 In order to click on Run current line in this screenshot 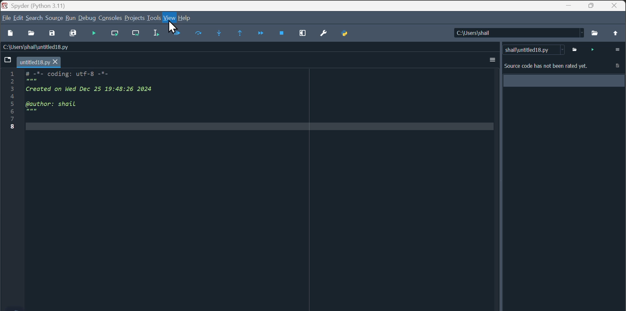, I will do `click(199, 36)`.